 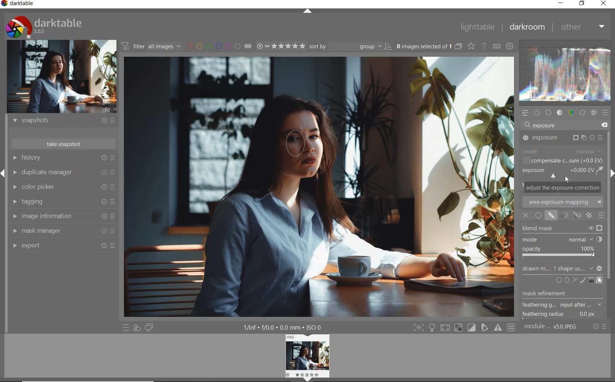 What do you see at coordinates (478, 26) in the screenshot?
I see `lighttable` at bounding box center [478, 26].